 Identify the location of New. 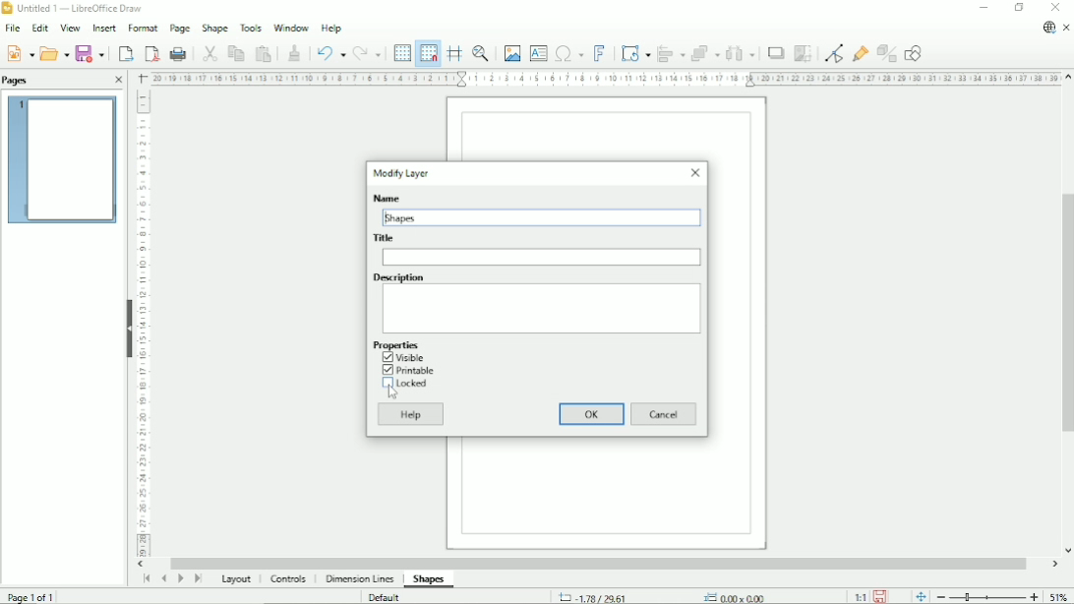
(22, 53).